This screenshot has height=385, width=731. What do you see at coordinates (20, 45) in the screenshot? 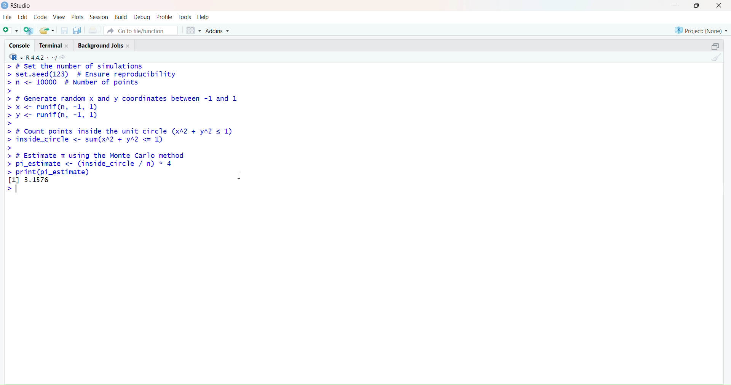
I see `Console` at bounding box center [20, 45].